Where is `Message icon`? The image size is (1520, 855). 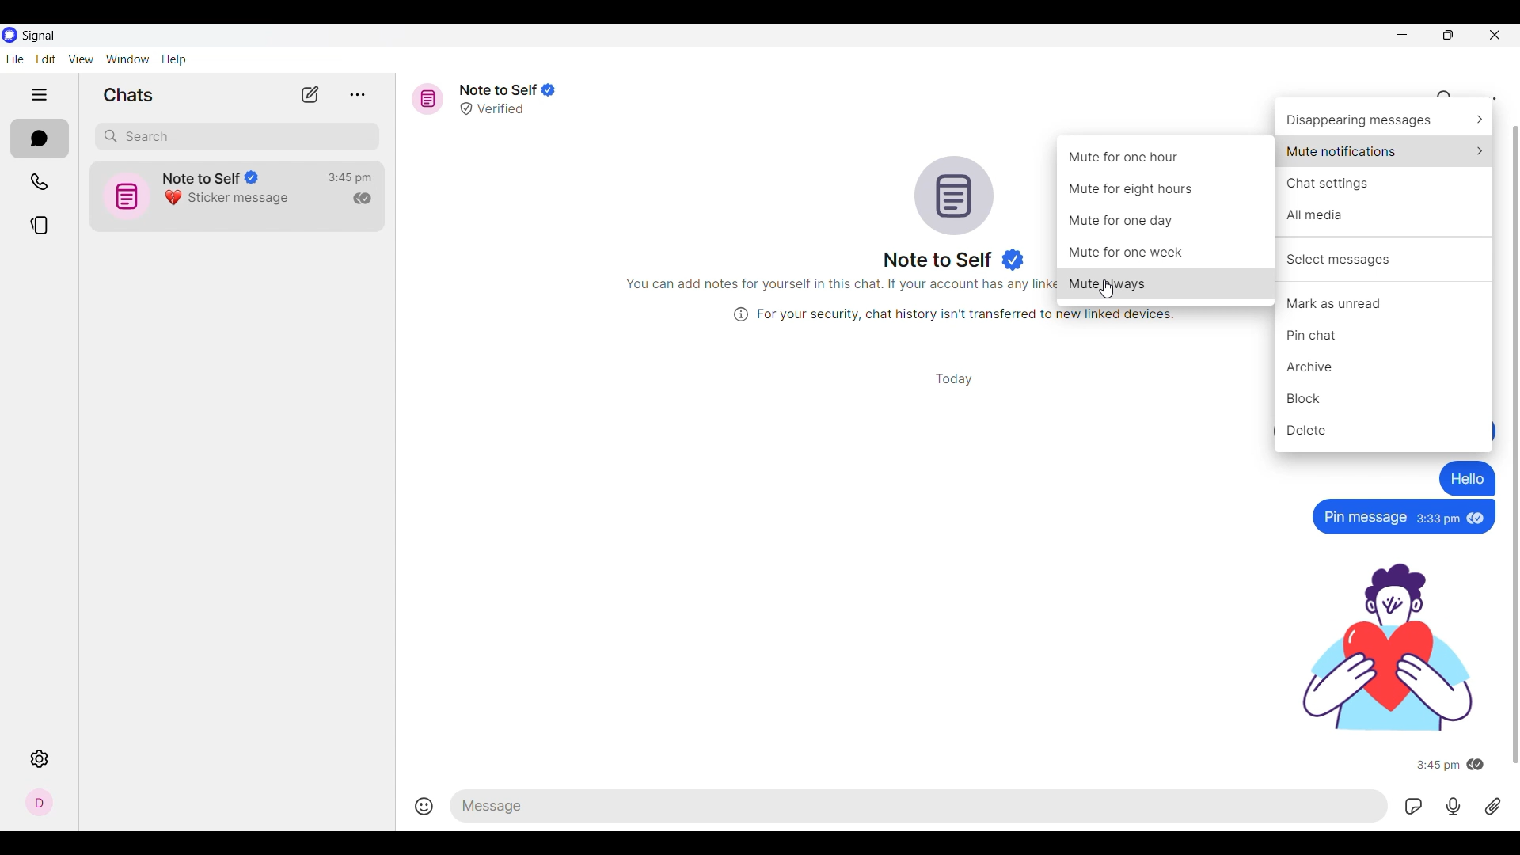
Message icon is located at coordinates (427, 99).